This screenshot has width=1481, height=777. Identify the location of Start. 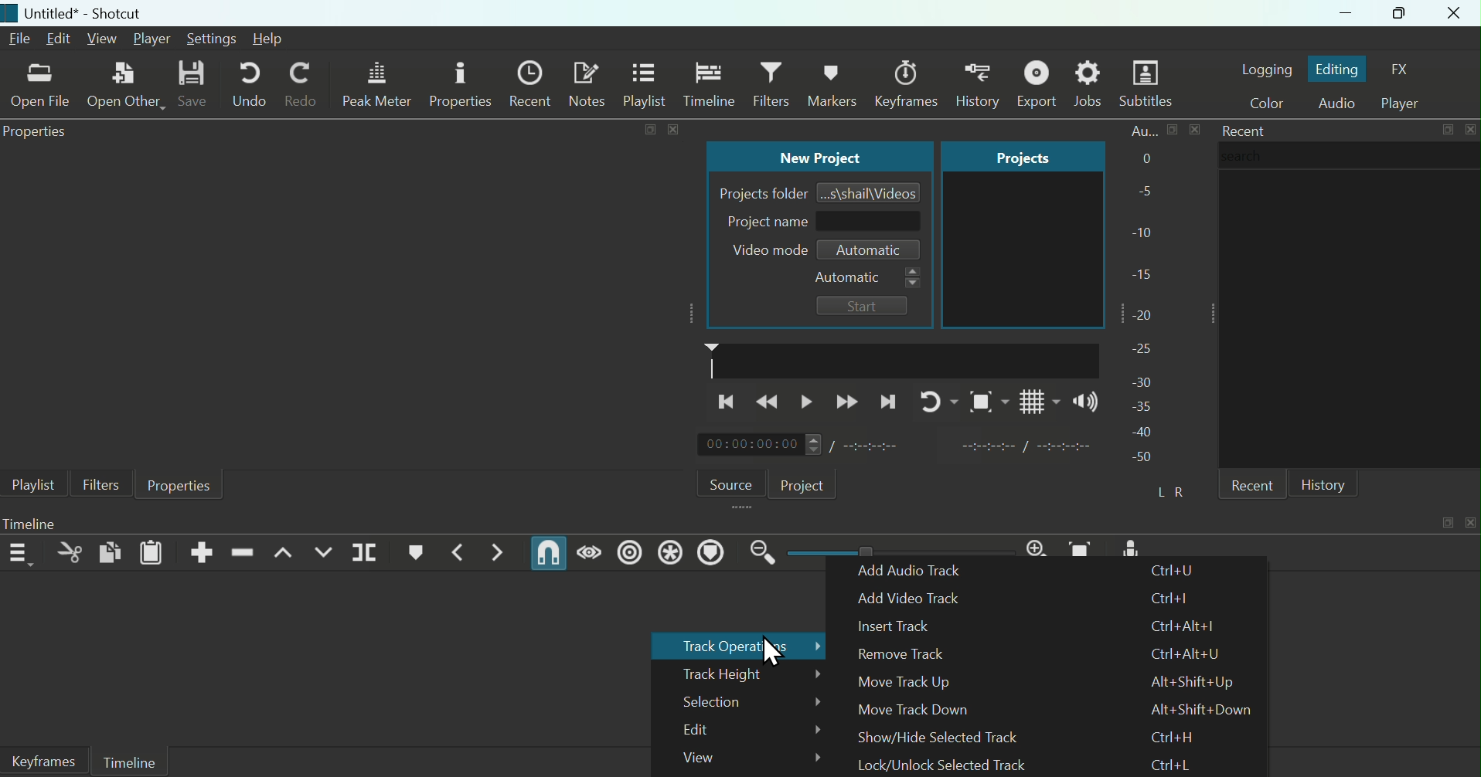
(863, 305).